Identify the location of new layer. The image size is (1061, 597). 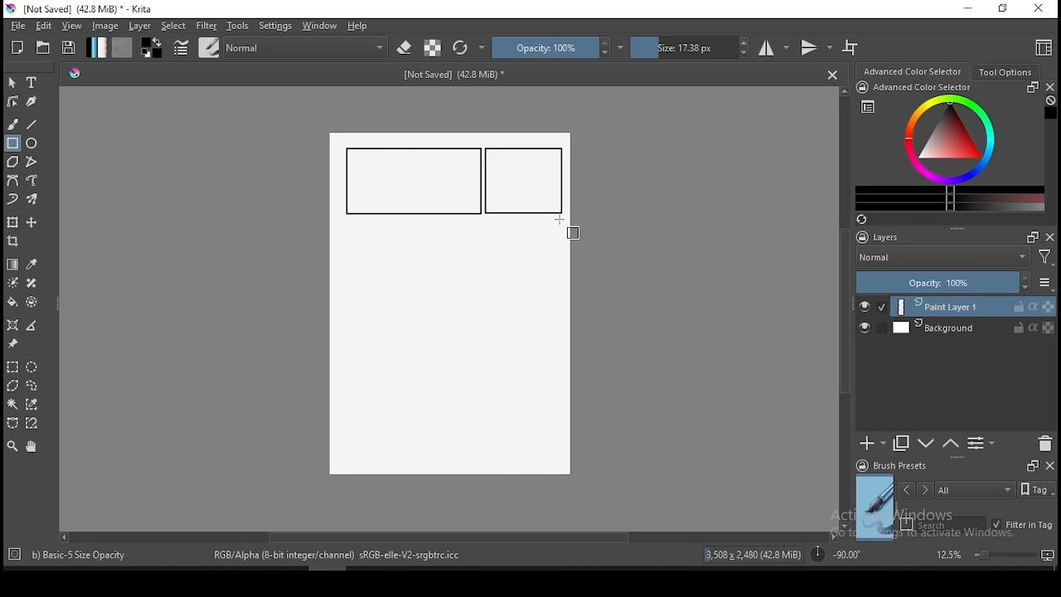
(873, 443).